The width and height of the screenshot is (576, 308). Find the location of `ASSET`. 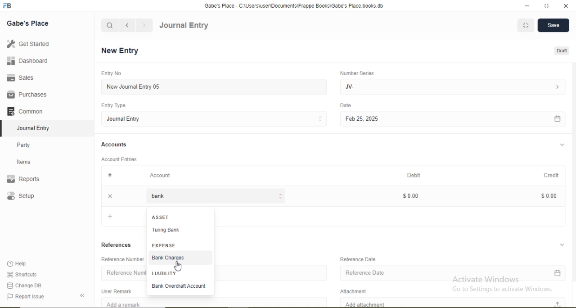

ASSET is located at coordinates (160, 216).